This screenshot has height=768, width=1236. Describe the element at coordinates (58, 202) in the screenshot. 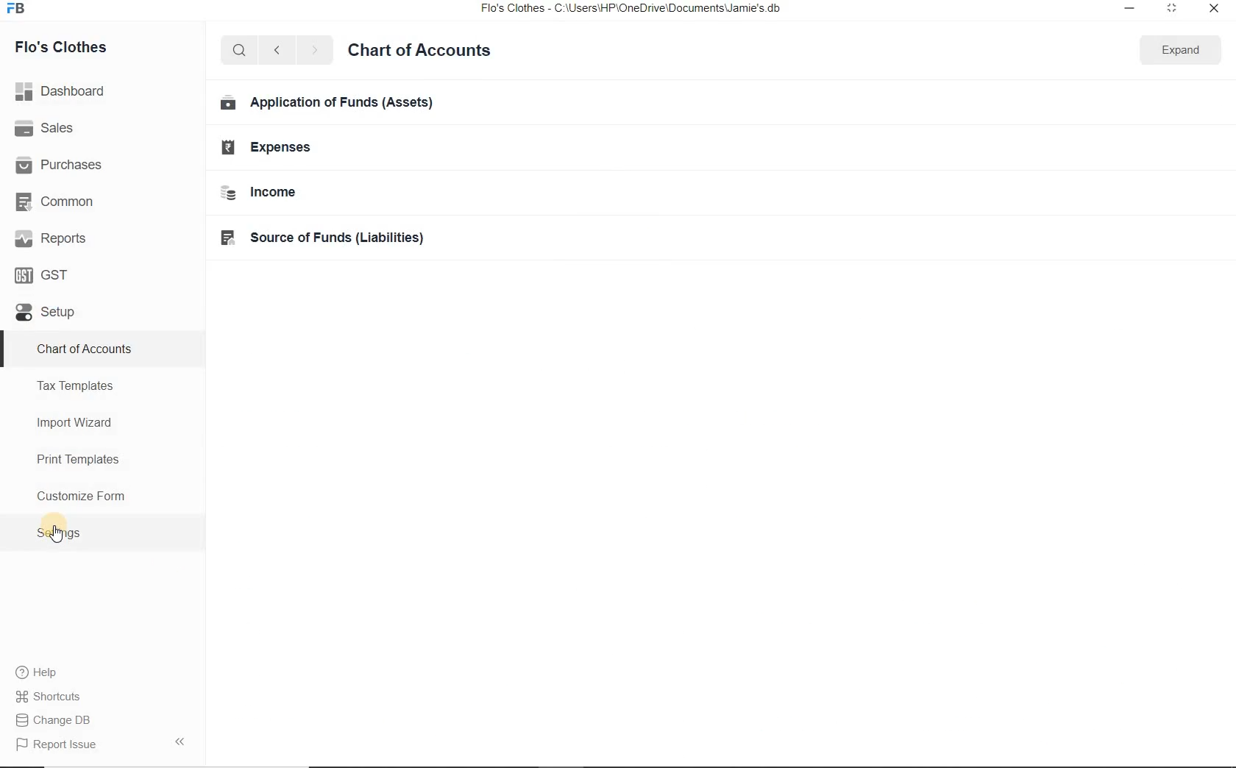

I see `Common` at that location.